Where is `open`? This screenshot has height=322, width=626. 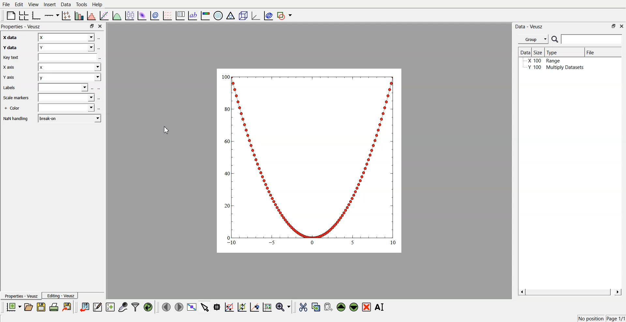
open is located at coordinates (28, 307).